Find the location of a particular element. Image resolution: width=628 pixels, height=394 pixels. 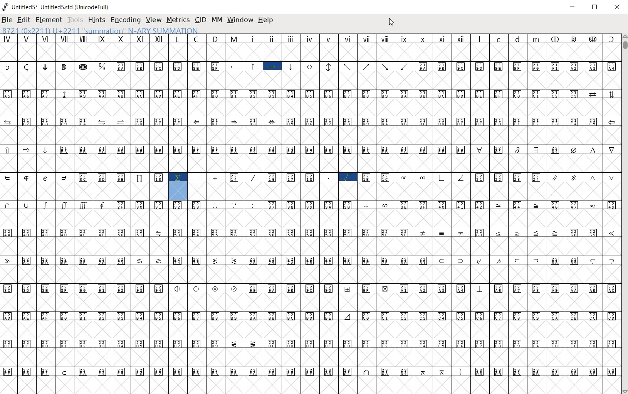

empty cells is located at coordinates (311, 274).